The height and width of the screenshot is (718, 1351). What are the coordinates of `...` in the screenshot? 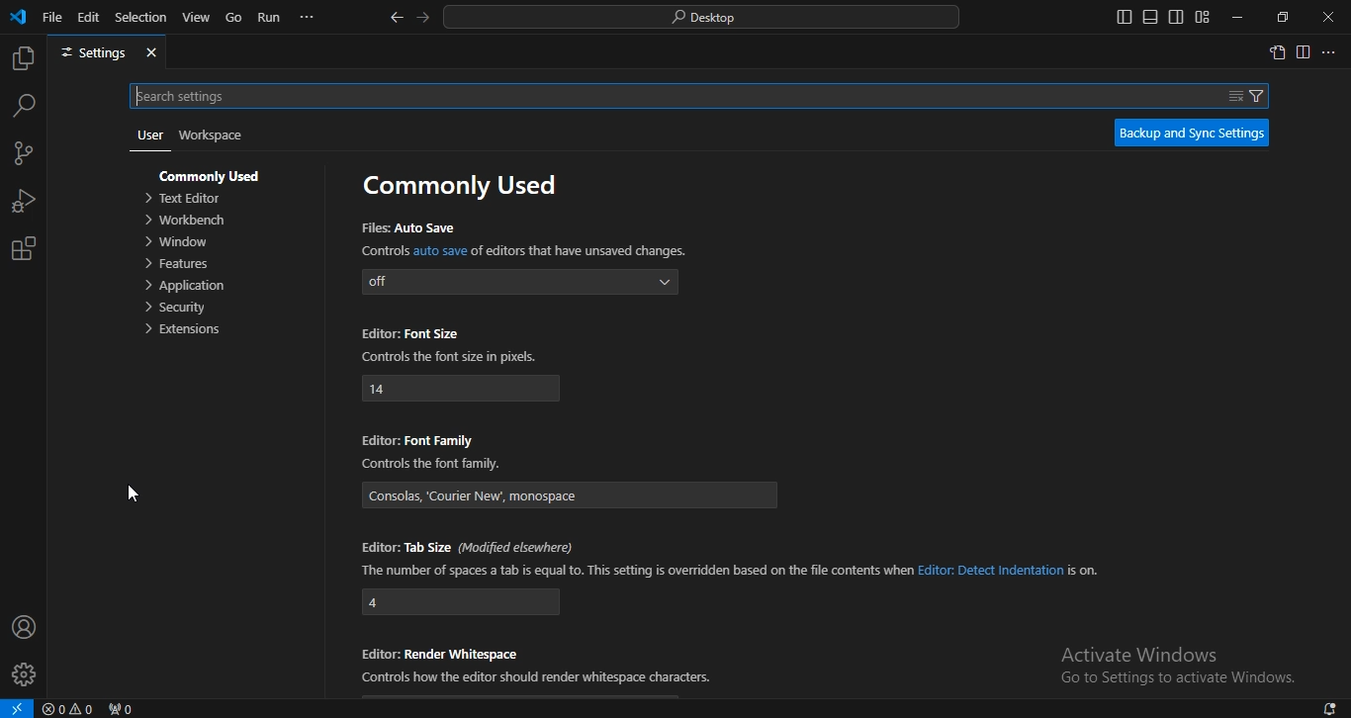 It's located at (310, 18).